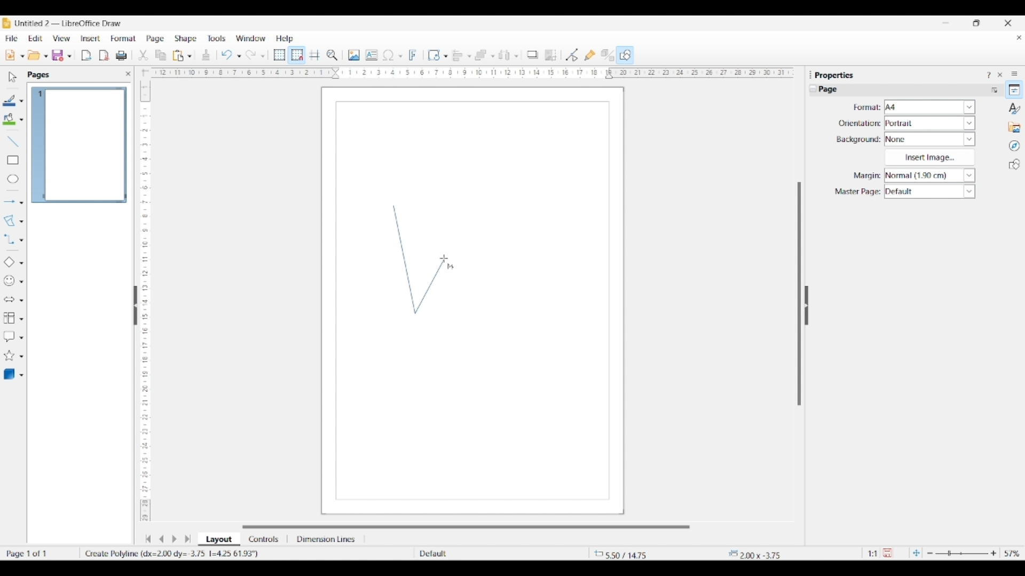 The height and width of the screenshot is (576, 1025). Describe the element at coordinates (1014, 73) in the screenshot. I see `Sidebar settings` at that location.